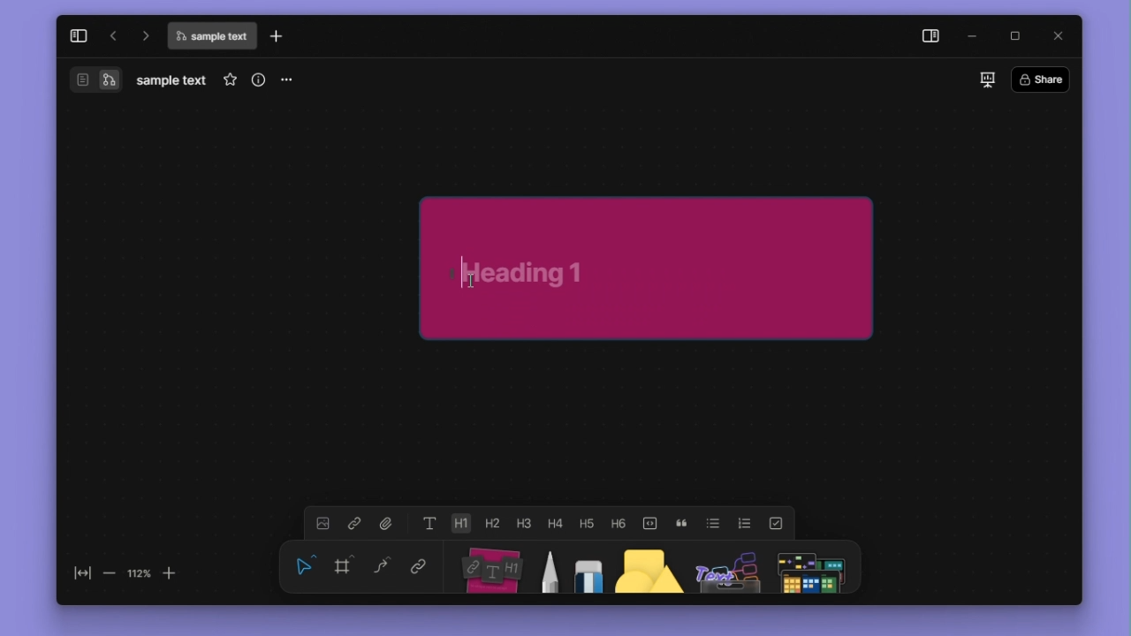  Describe the element at coordinates (83, 79) in the screenshot. I see `switch` at that location.